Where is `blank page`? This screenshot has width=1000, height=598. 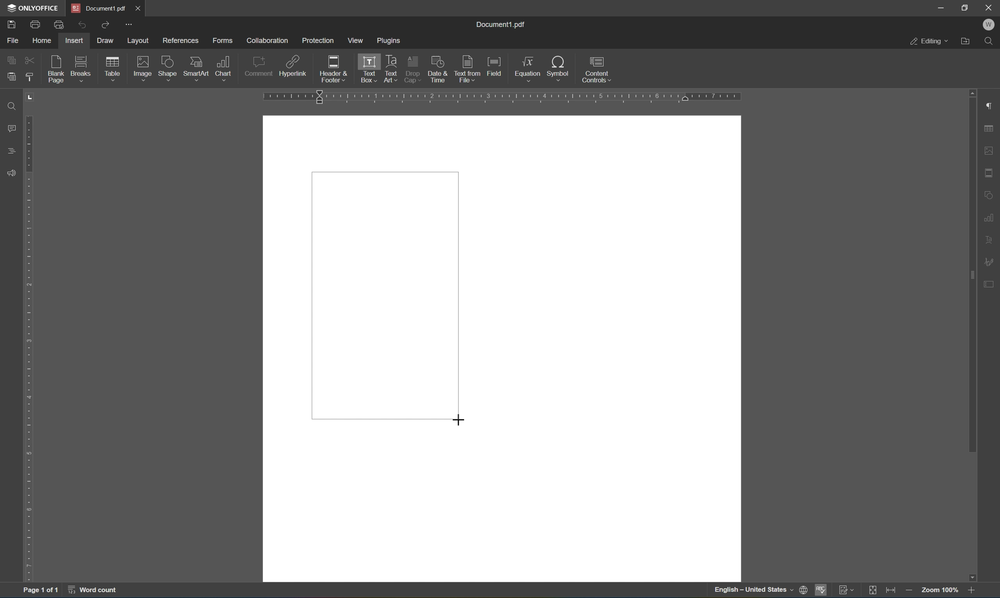 blank page is located at coordinates (58, 70).